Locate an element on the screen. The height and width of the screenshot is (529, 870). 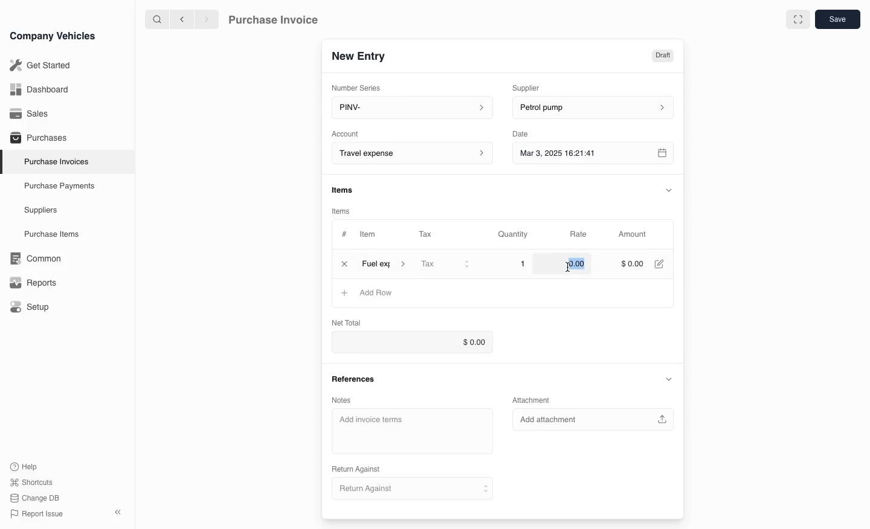
Item is located at coordinates (367, 236).